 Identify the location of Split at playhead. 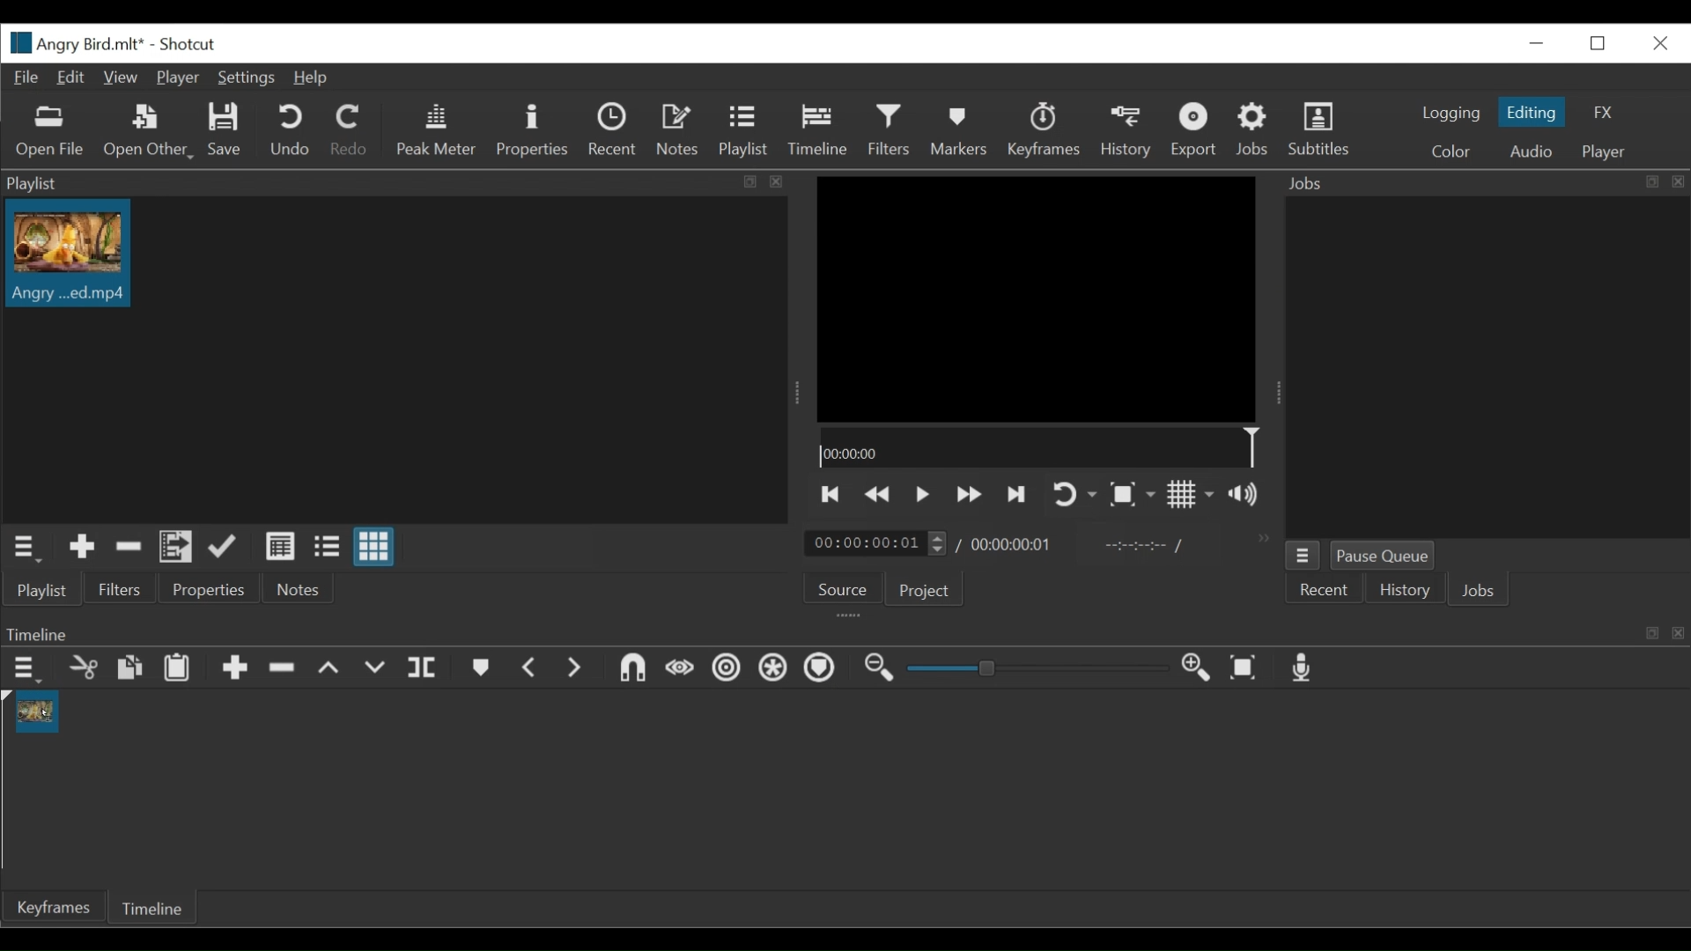
(424, 670).